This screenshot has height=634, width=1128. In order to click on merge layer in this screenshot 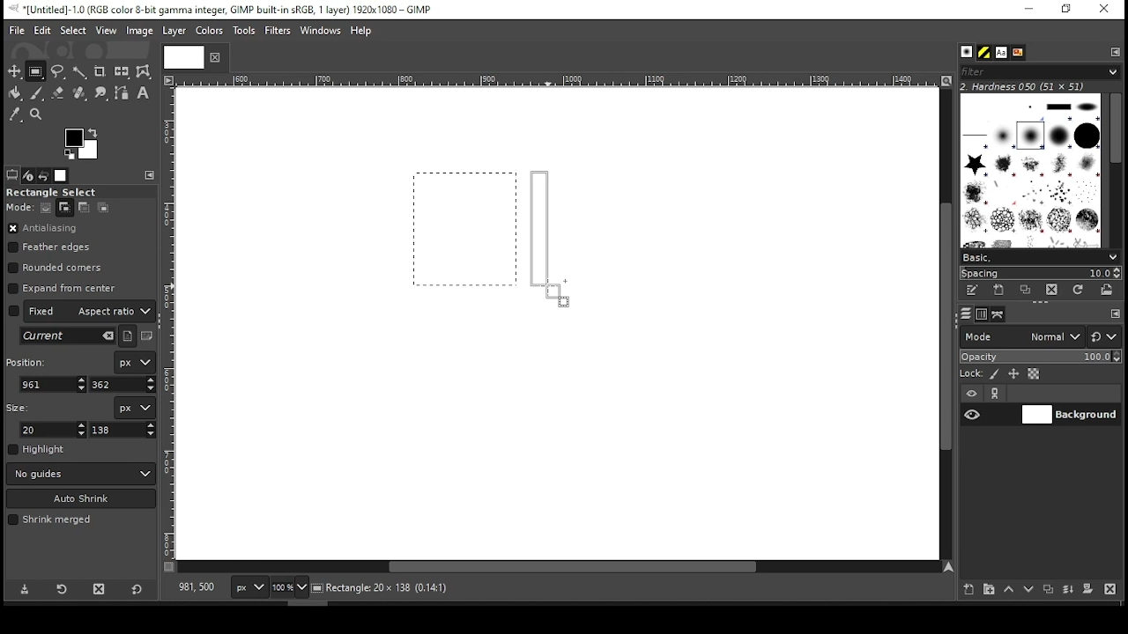, I will do `click(1068, 590)`.